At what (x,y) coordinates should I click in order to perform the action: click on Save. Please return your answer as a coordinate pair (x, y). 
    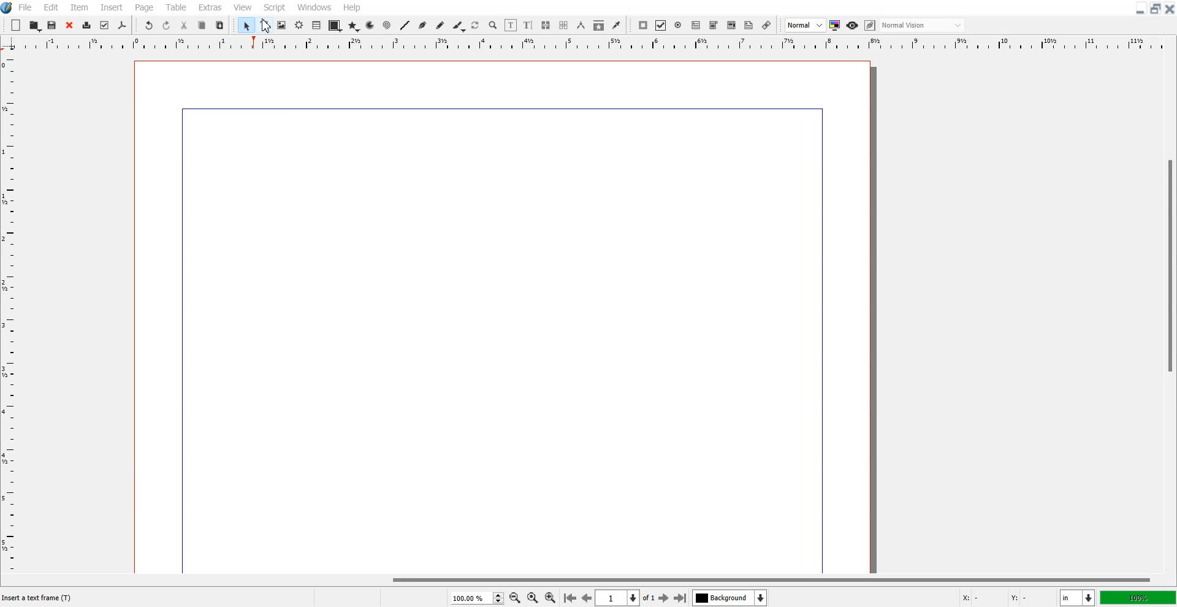
    Looking at the image, I should click on (53, 25).